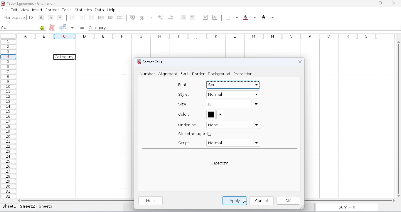 Image resolution: width=401 pixels, height=212 pixels. I want to click on edit, so click(14, 9).